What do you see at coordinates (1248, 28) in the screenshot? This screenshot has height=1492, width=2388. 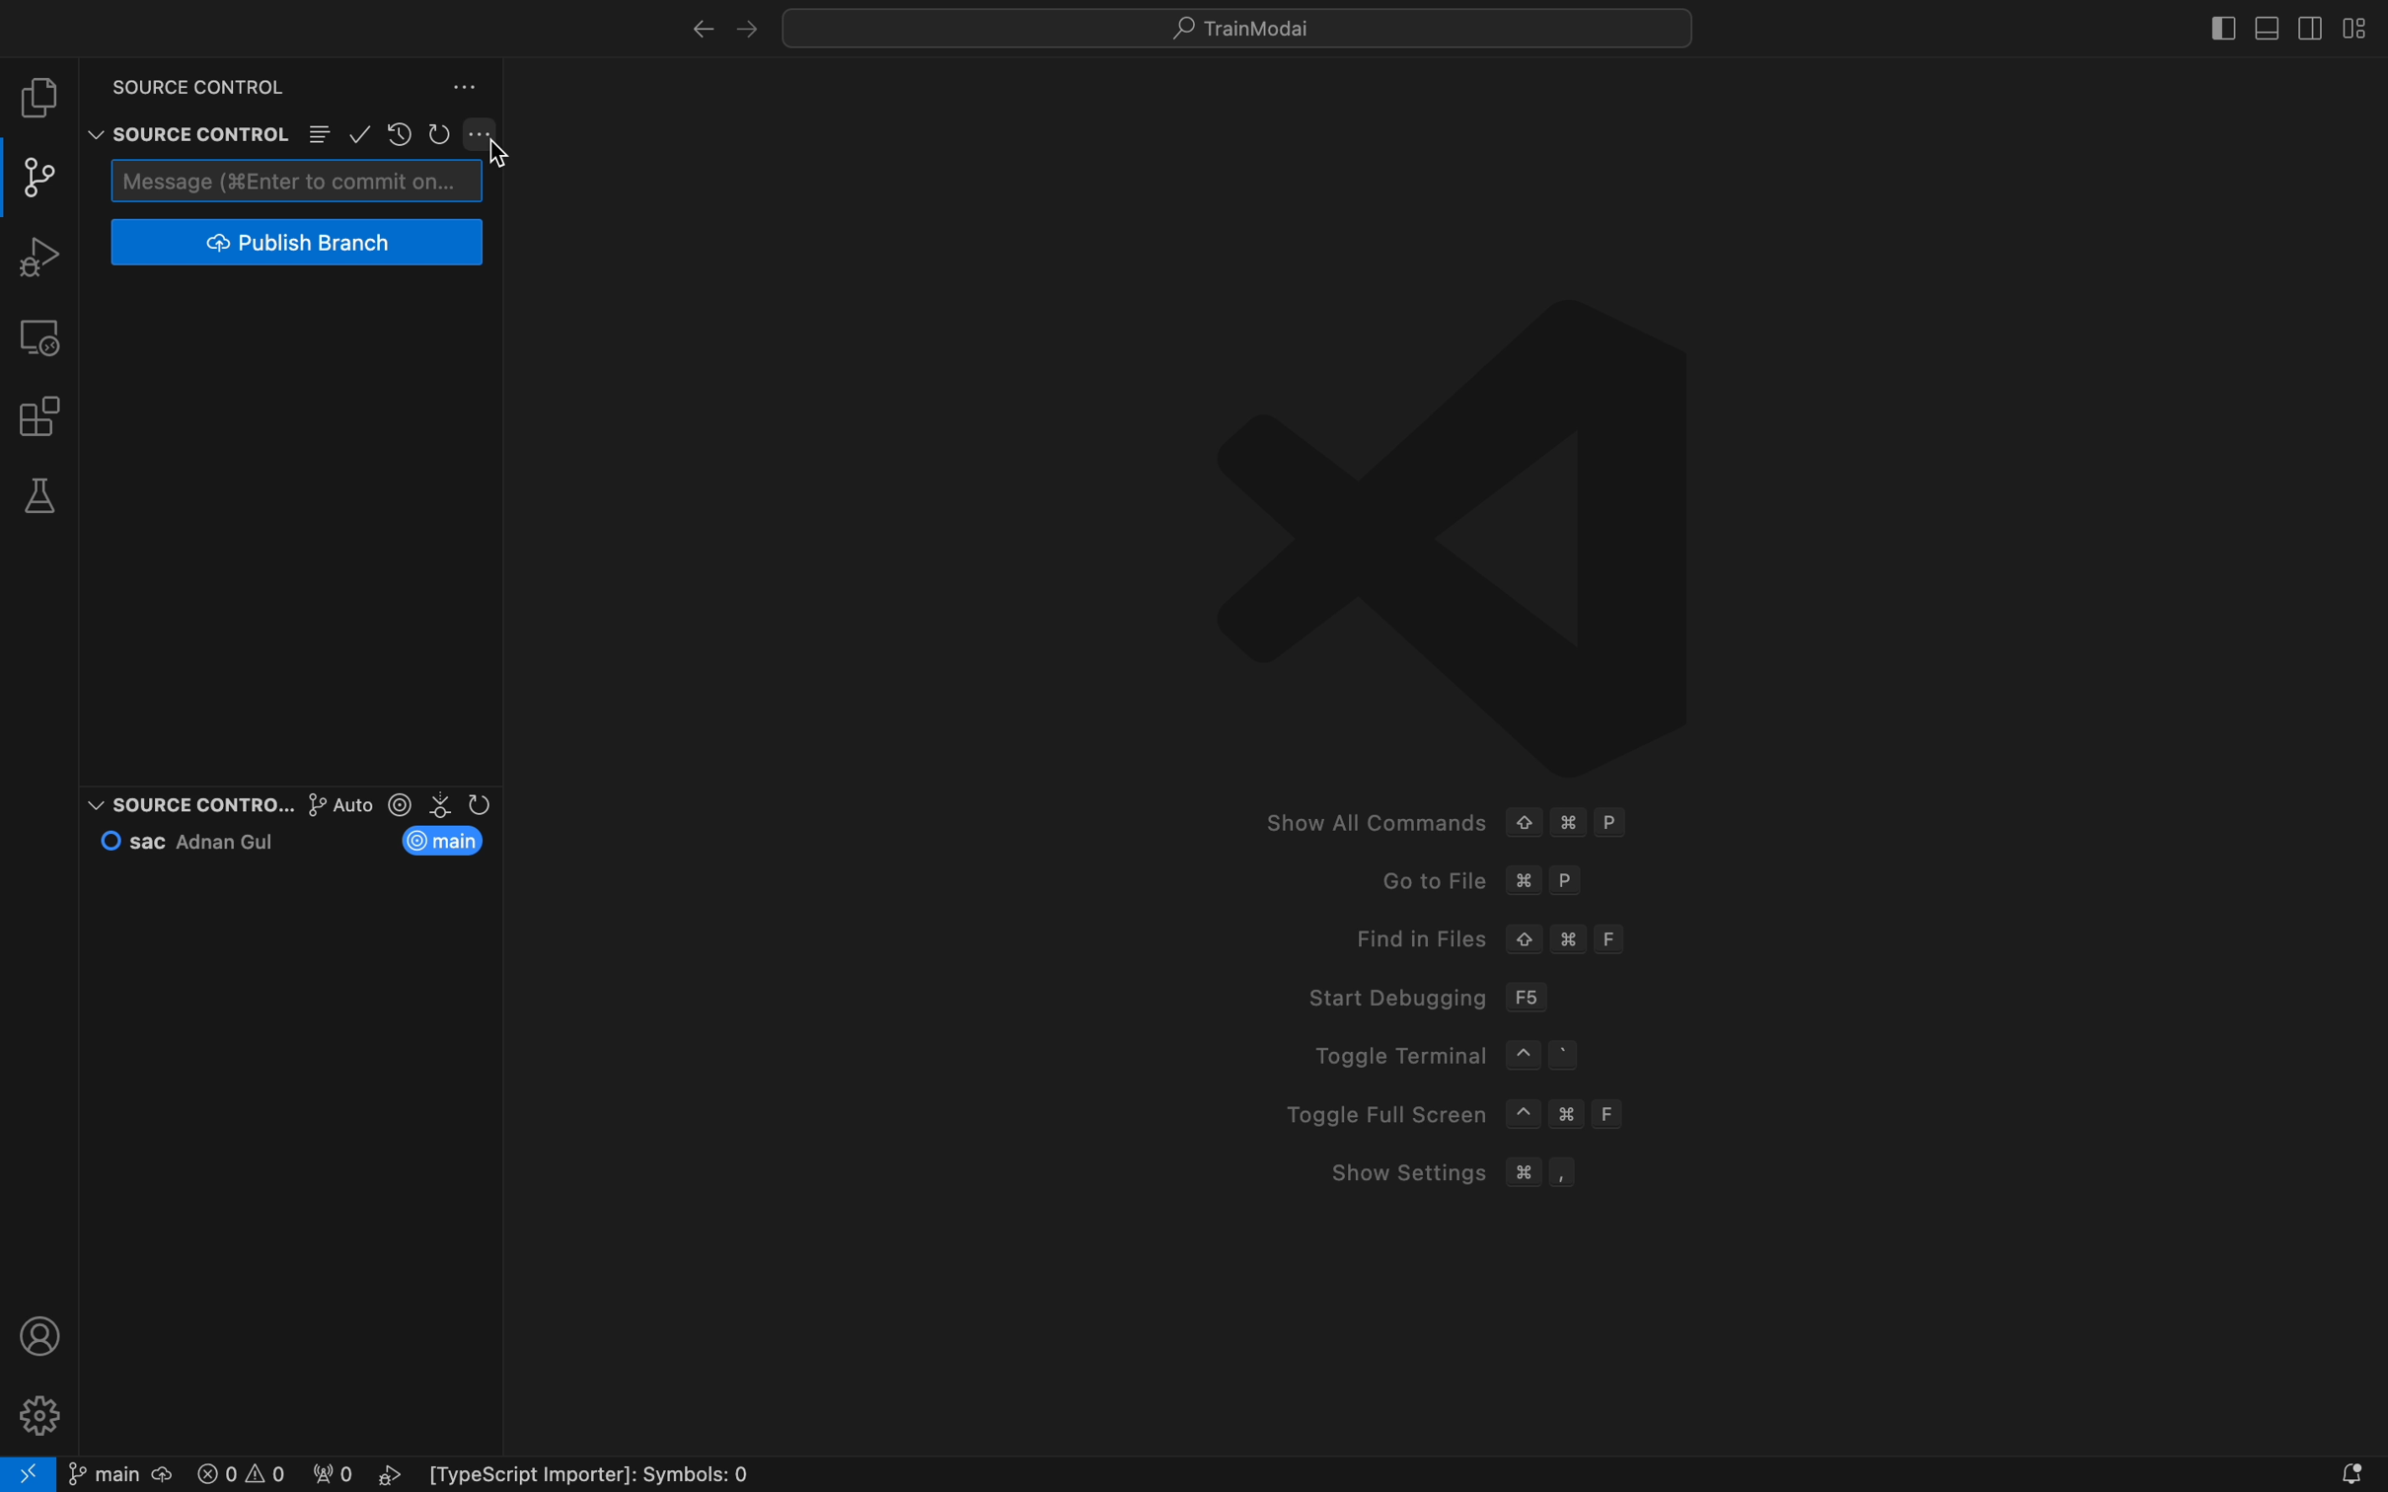 I see `tutorials` at bounding box center [1248, 28].